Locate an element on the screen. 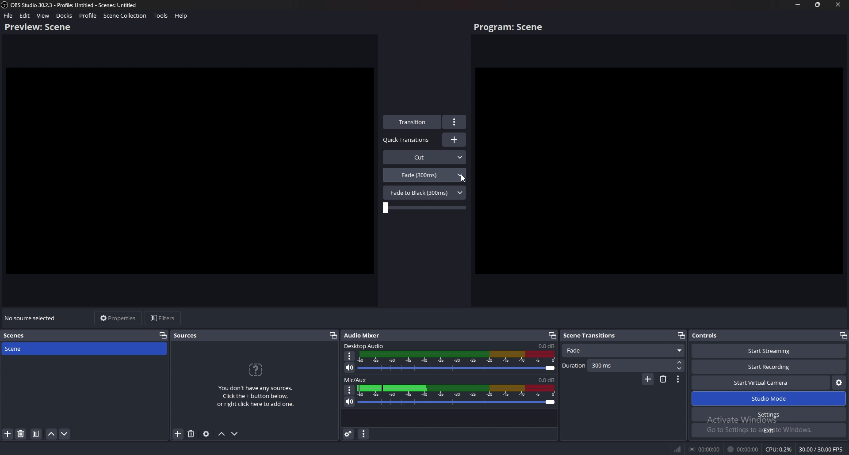  Start streaming is located at coordinates (767, 350).